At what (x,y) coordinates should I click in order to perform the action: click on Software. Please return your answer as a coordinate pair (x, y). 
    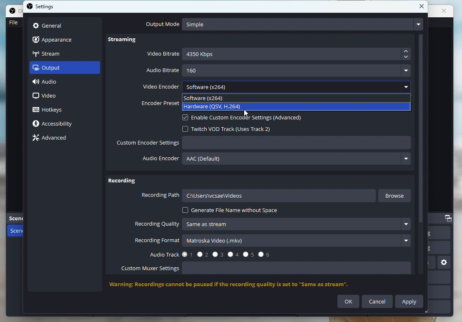
    Looking at the image, I should click on (206, 98).